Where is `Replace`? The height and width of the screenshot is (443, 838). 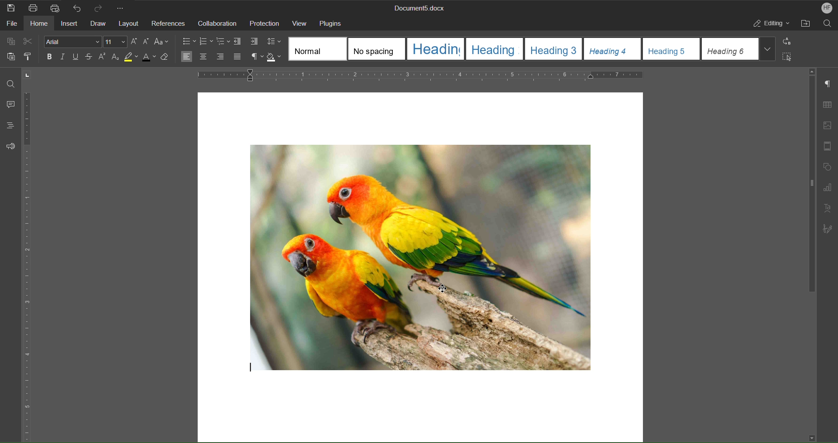
Replace is located at coordinates (790, 42).